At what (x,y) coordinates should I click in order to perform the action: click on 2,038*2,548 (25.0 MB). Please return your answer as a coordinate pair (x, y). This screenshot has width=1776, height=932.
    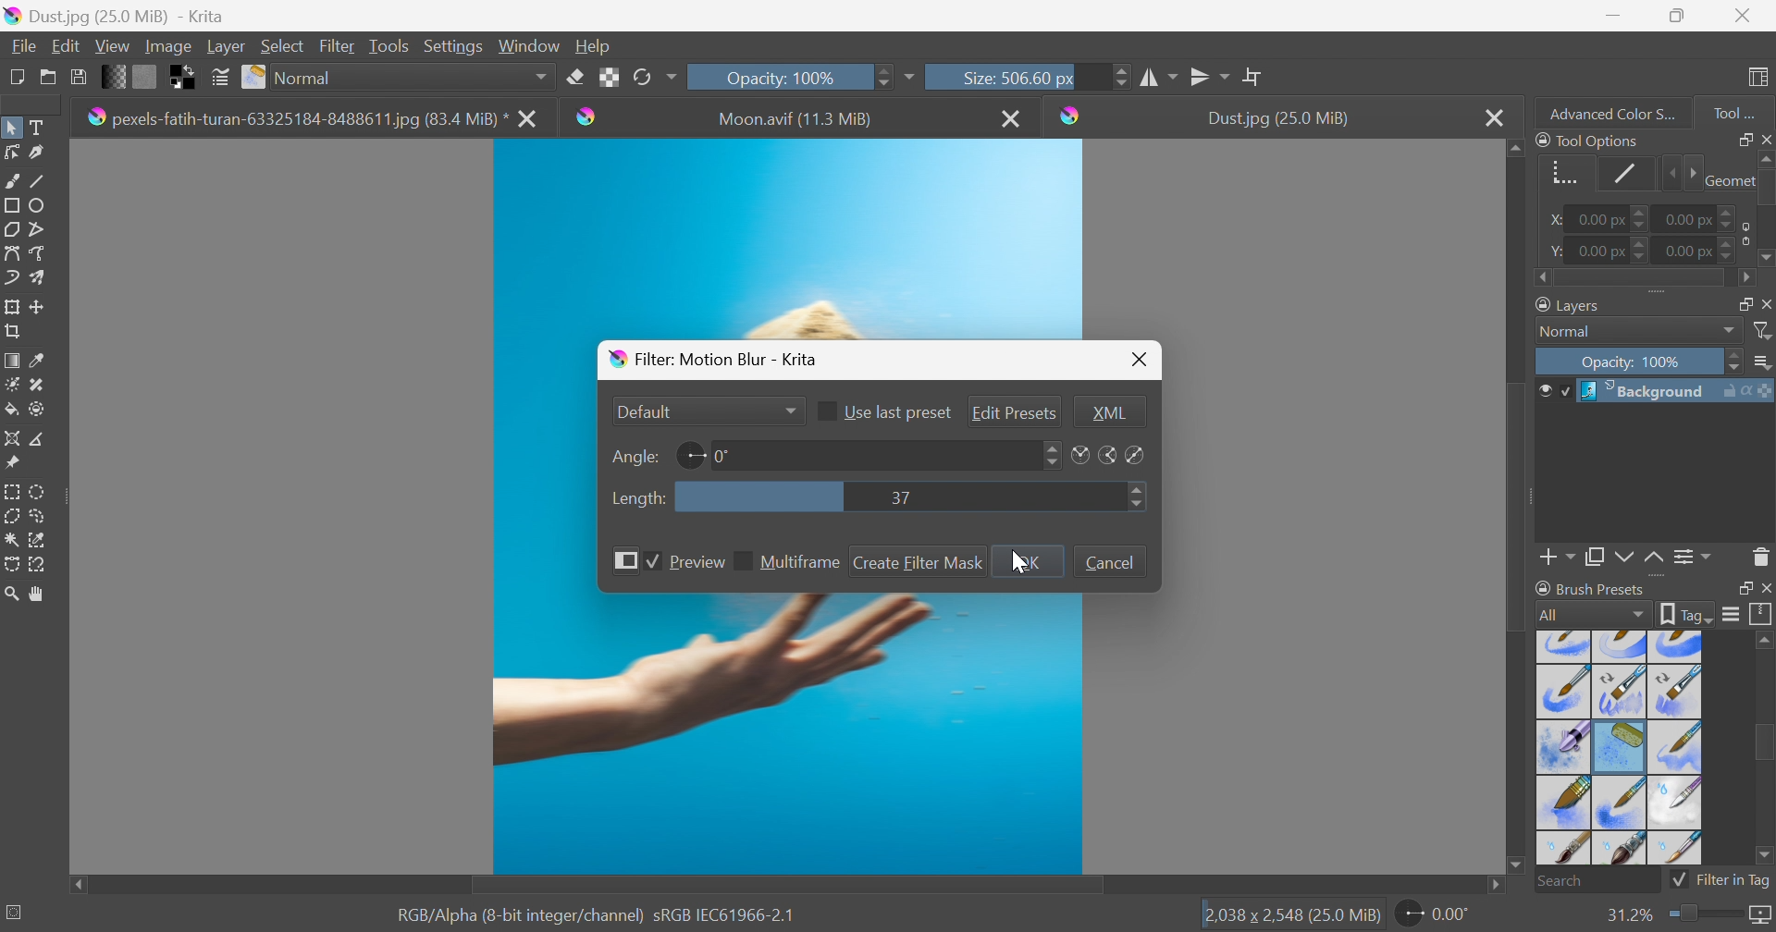
    Looking at the image, I should click on (1292, 916).